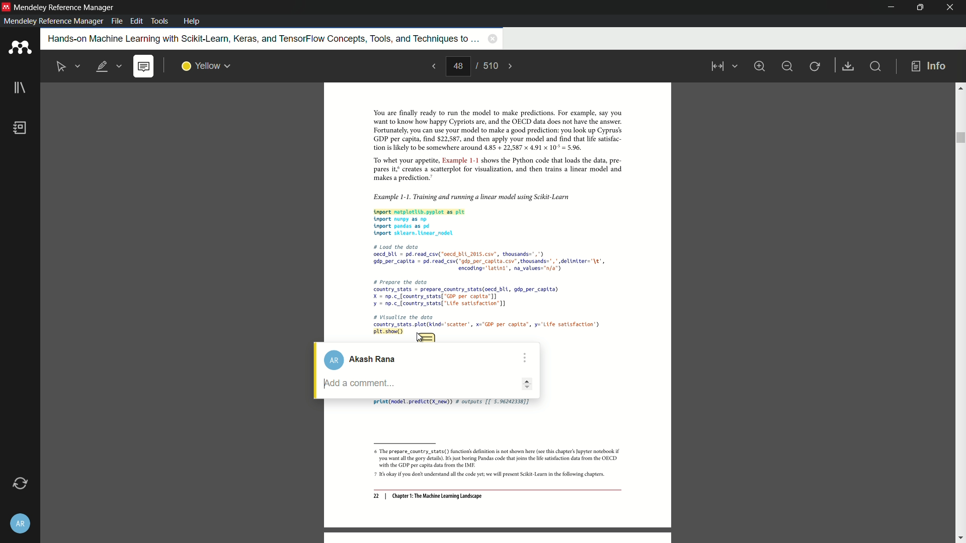 The height and width of the screenshot is (543, 966). What do you see at coordinates (20, 484) in the screenshot?
I see `sync` at bounding box center [20, 484].